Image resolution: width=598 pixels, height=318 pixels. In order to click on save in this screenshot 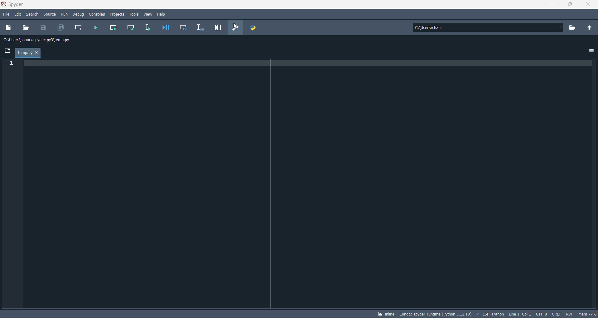, I will do `click(44, 27)`.